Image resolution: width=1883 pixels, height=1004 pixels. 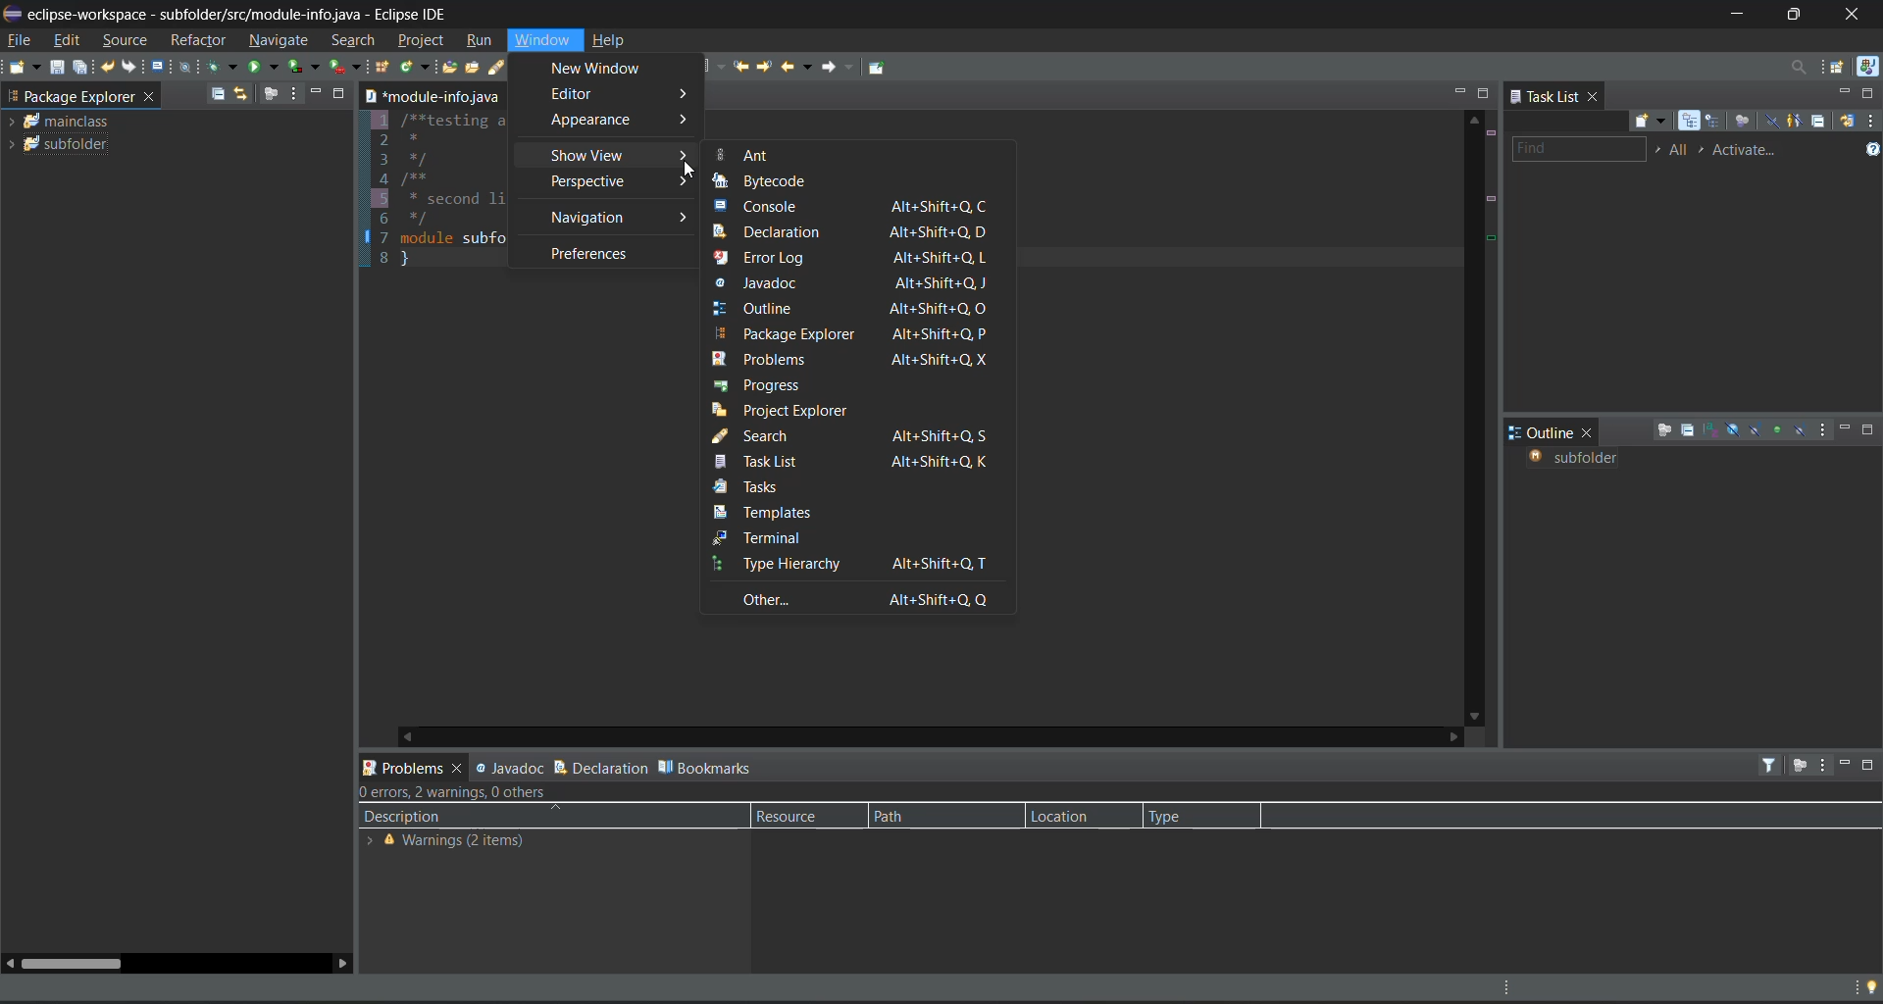 I want to click on show tasks UI legend, so click(x=1870, y=148).